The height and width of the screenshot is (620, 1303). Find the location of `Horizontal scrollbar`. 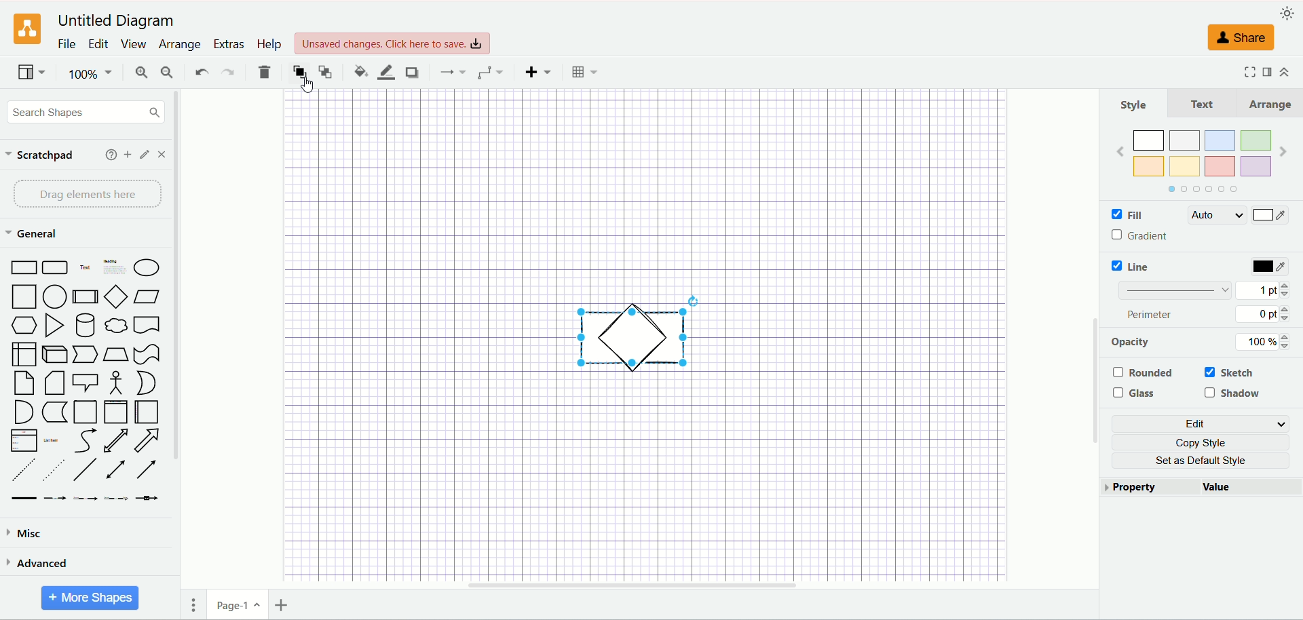

Horizontal scrollbar is located at coordinates (630, 585).